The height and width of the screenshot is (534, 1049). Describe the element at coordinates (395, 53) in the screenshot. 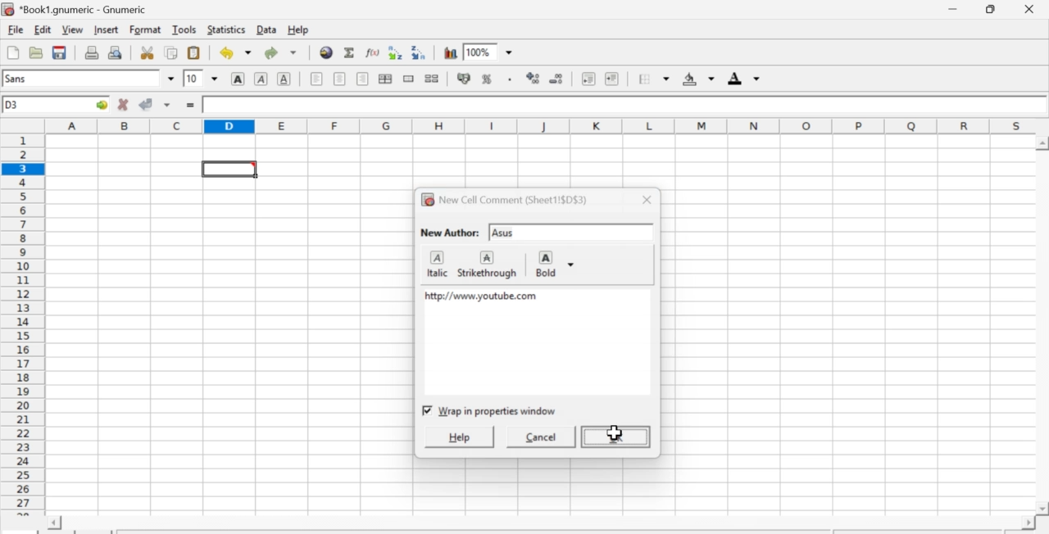

I see `Sort ascending` at that location.